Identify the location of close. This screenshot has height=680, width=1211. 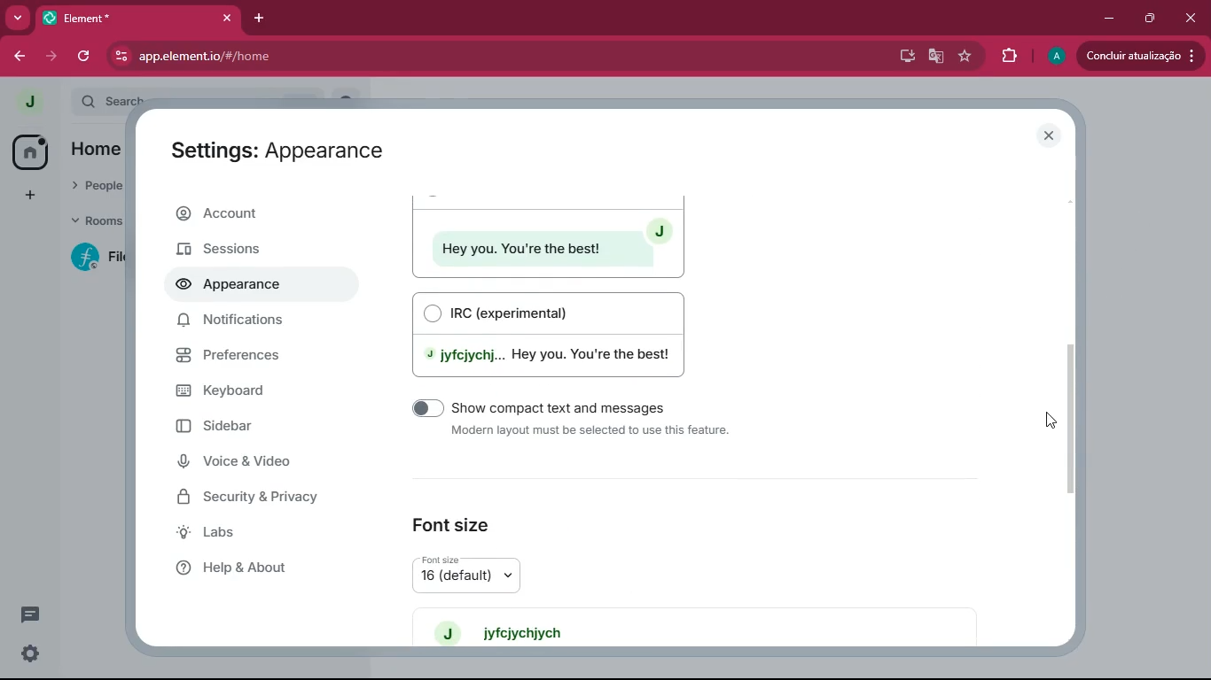
(1053, 136).